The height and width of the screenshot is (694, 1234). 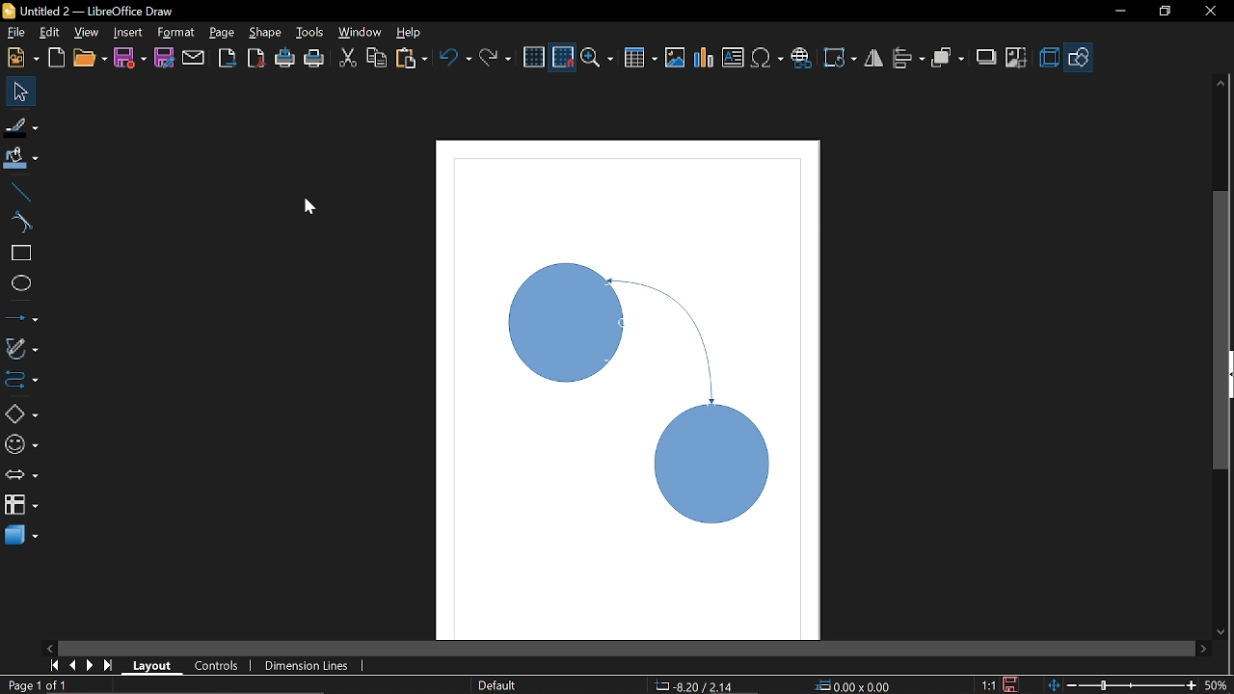 What do you see at coordinates (675, 58) in the screenshot?
I see `Insert image` at bounding box center [675, 58].